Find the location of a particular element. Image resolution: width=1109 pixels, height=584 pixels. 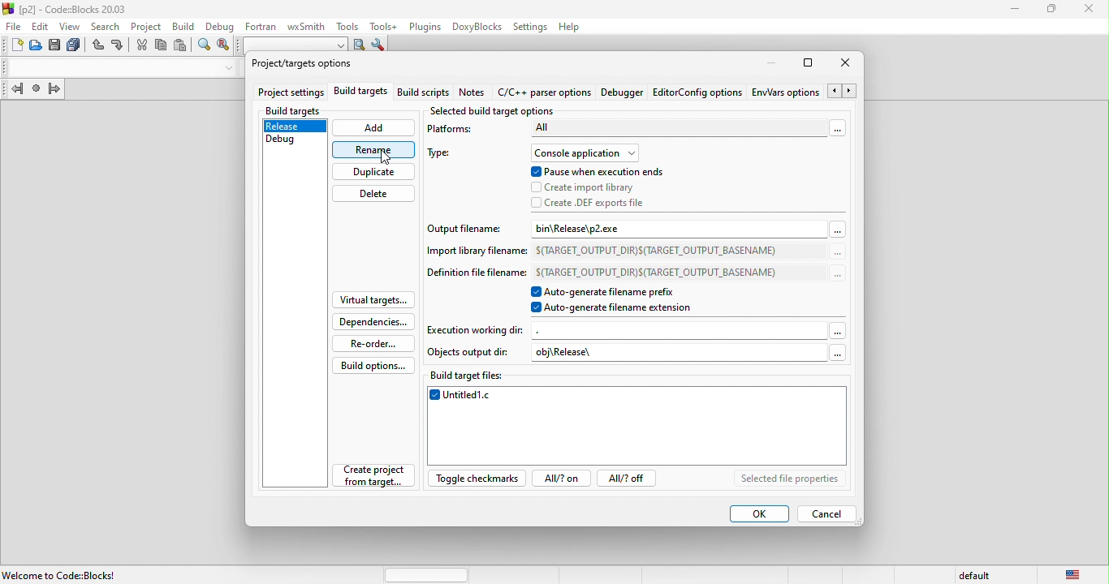

view is located at coordinates (72, 26).